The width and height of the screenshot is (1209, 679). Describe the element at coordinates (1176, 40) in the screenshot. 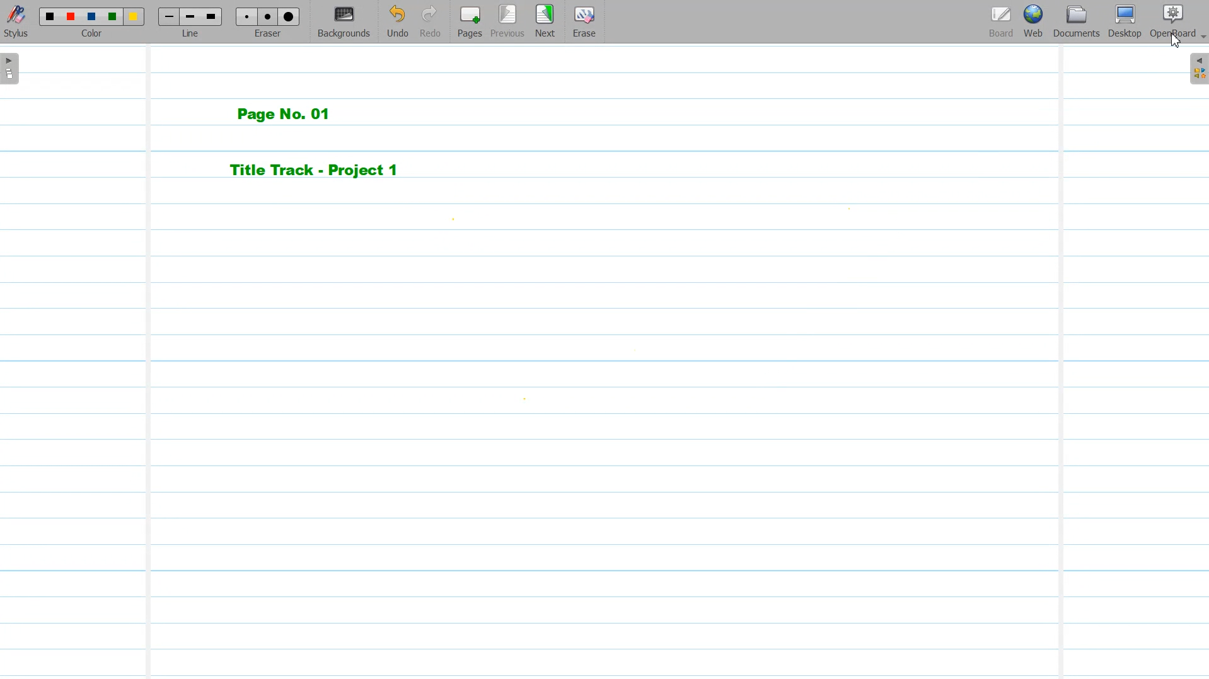

I see `Cursor` at that location.